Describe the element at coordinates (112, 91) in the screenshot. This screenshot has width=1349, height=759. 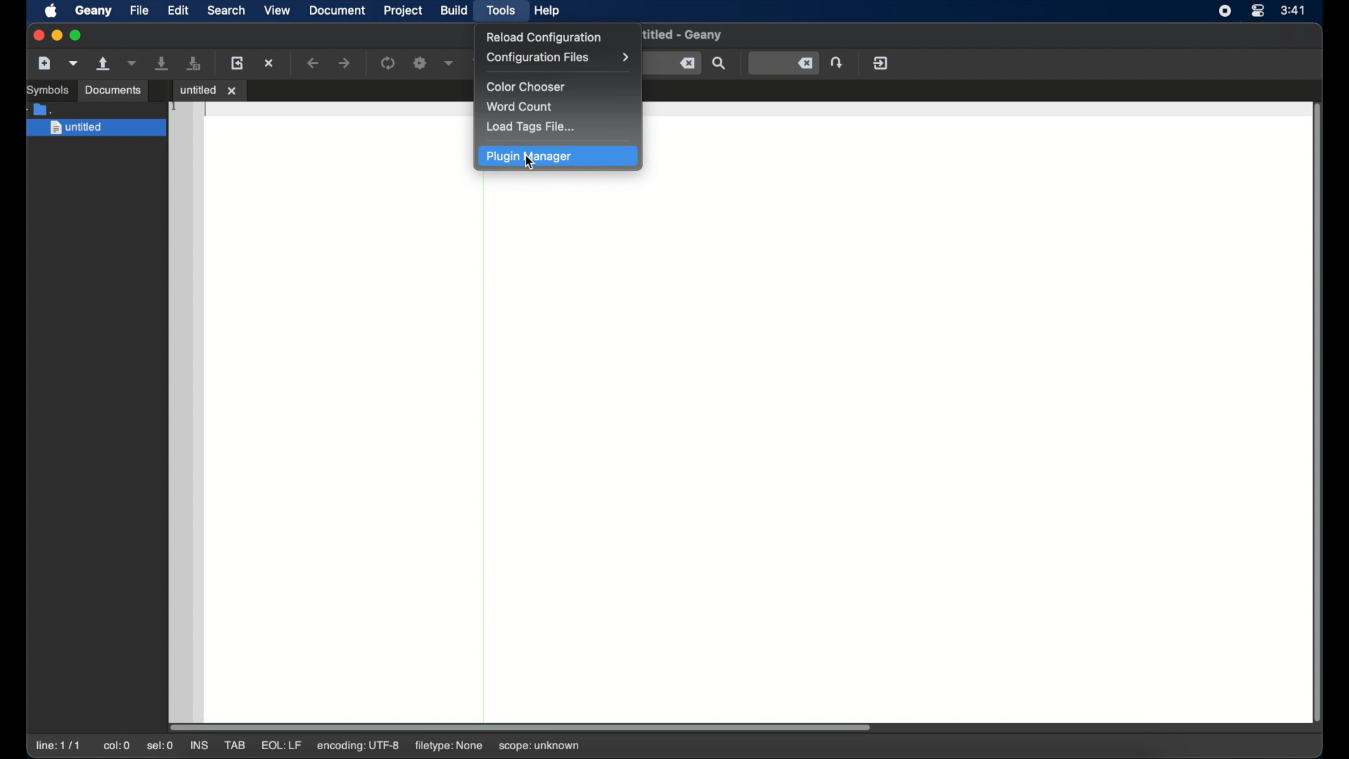
I see `documents` at that location.